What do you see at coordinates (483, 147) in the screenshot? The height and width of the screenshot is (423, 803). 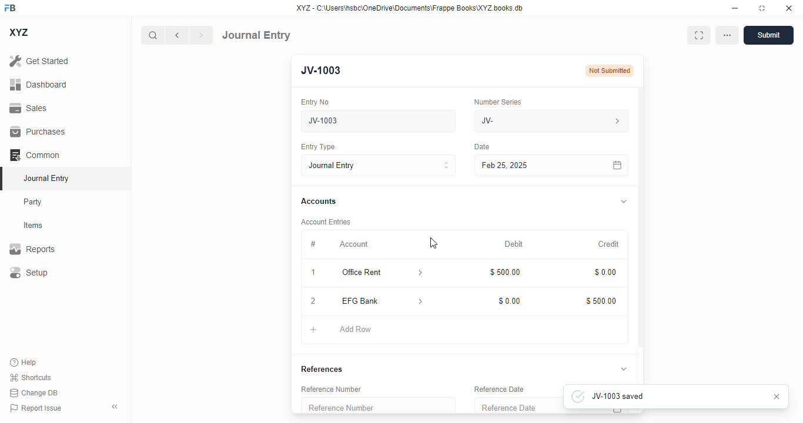 I see `date` at bounding box center [483, 147].